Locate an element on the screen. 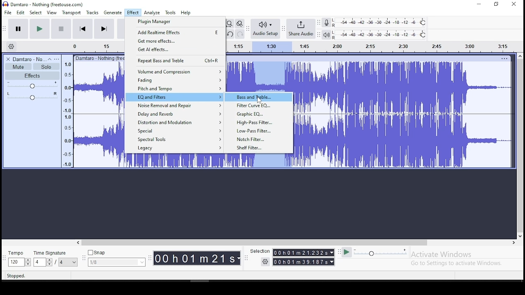  Get more effects is located at coordinates (175, 41).